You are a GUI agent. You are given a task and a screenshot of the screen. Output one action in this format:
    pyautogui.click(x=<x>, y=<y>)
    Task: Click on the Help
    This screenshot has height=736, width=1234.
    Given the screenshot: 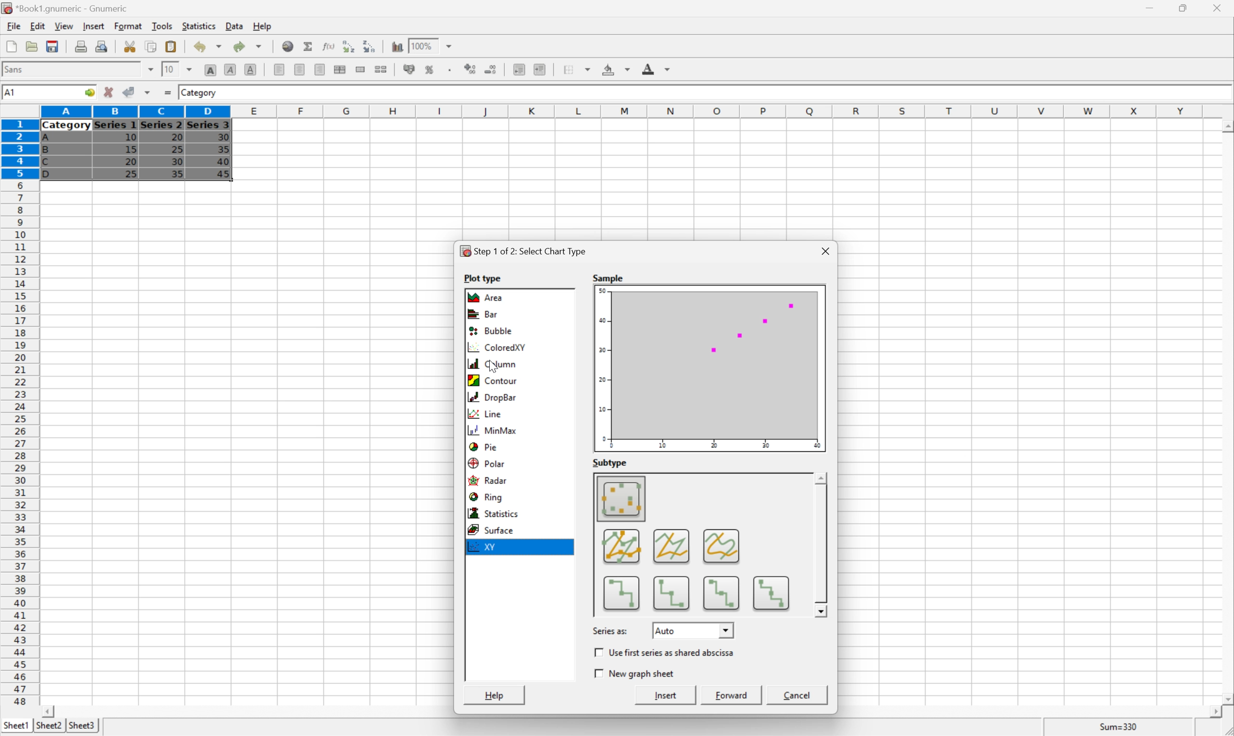 What is the action you would take?
    pyautogui.click(x=497, y=695)
    